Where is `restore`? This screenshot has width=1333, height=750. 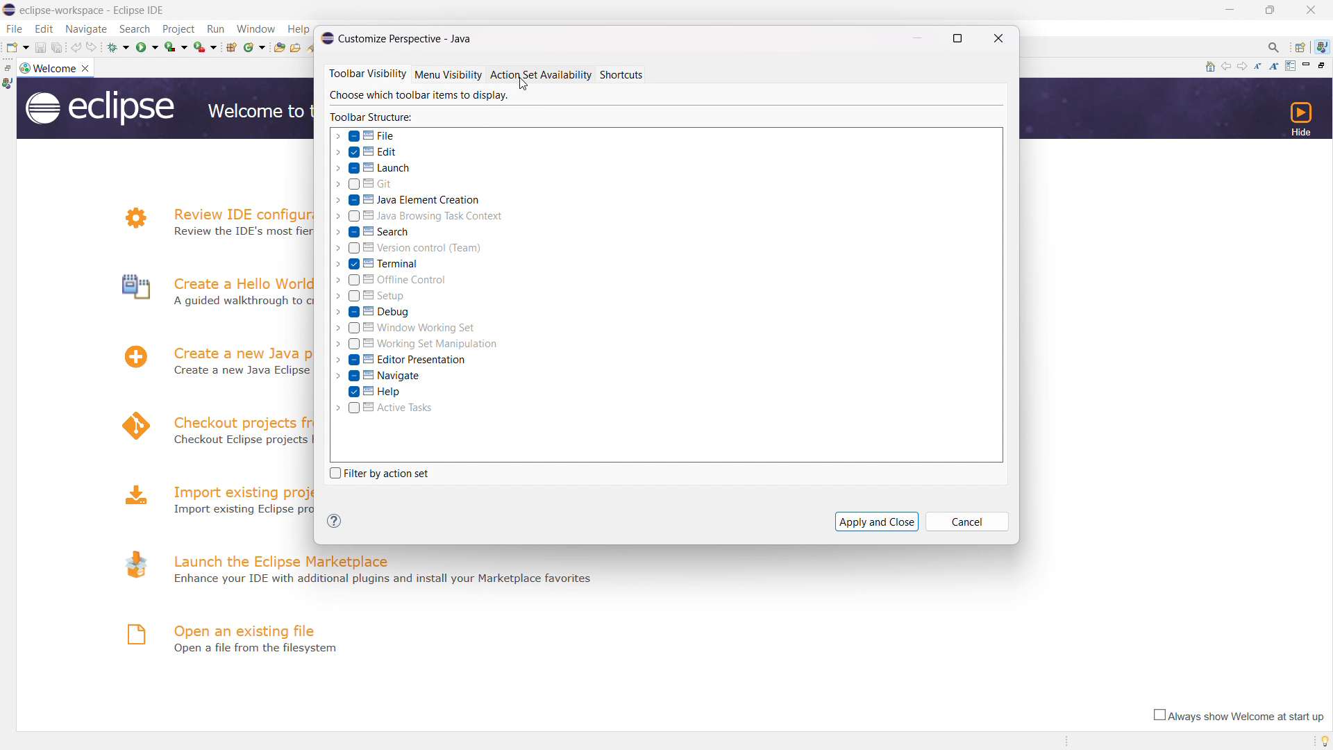
restore is located at coordinates (8, 67).